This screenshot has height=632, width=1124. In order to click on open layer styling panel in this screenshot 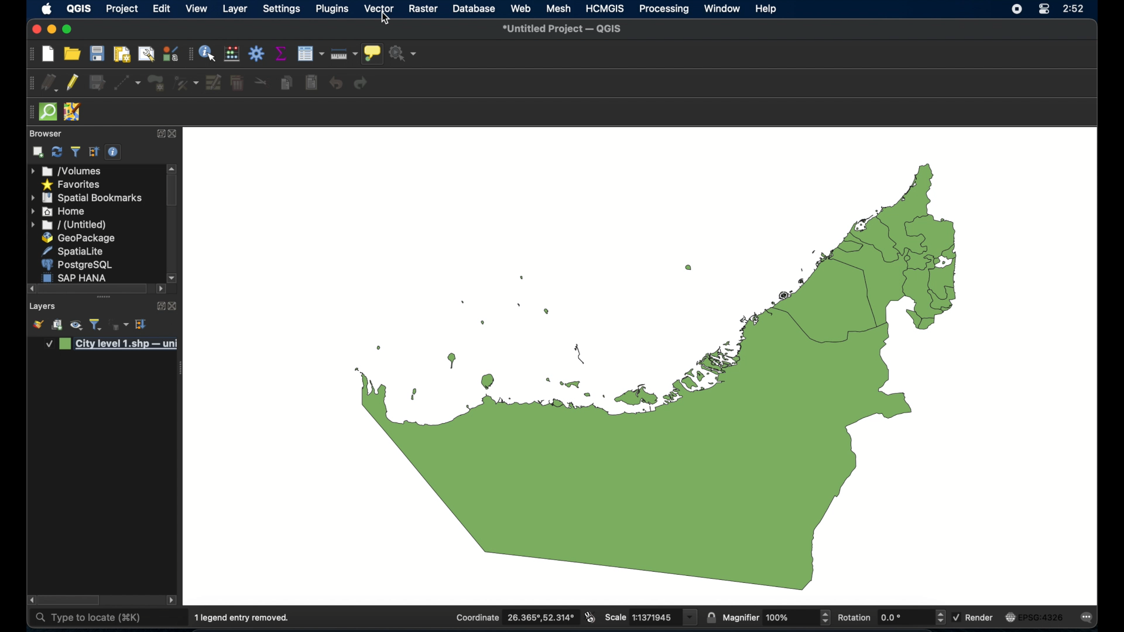, I will do `click(38, 325)`.